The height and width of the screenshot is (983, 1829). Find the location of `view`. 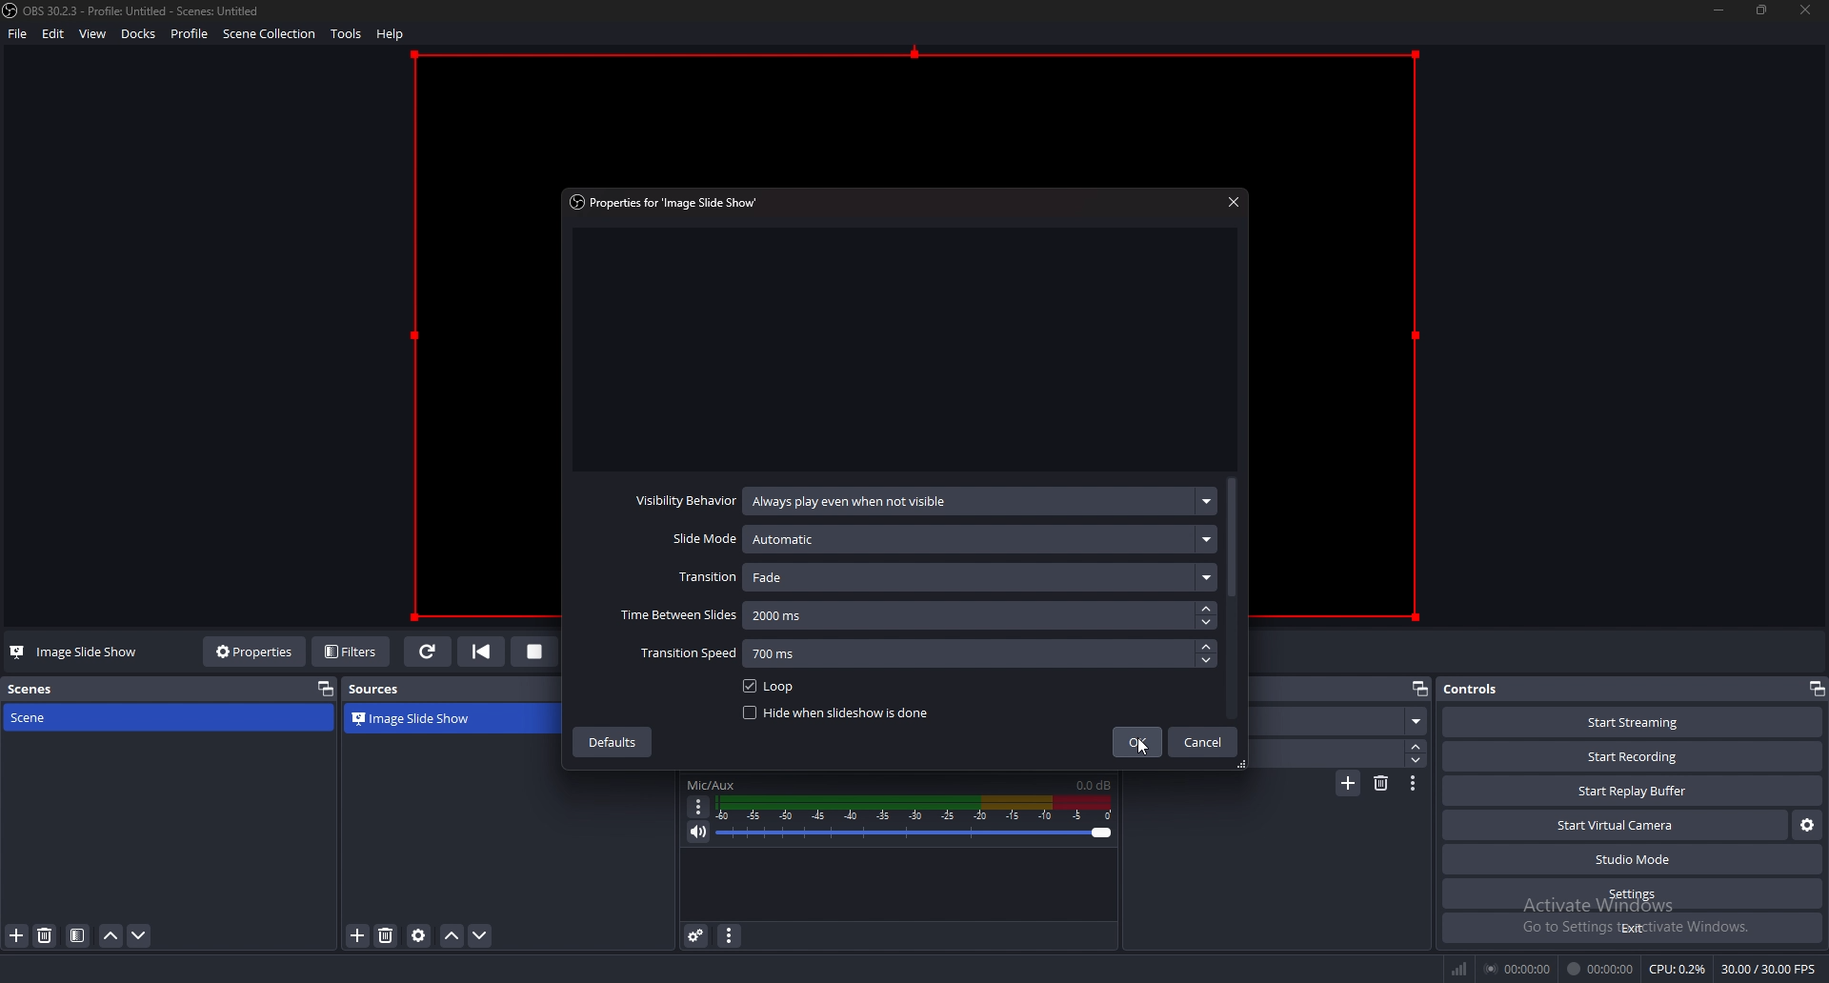

view is located at coordinates (93, 33).